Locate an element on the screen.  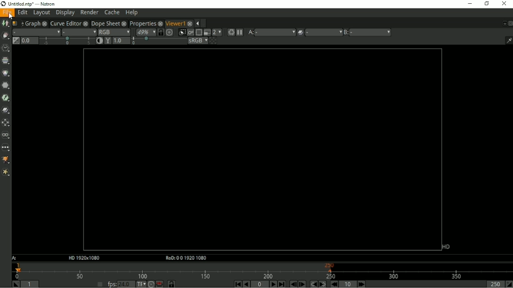
Turbo mode is located at coordinates (151, 284).